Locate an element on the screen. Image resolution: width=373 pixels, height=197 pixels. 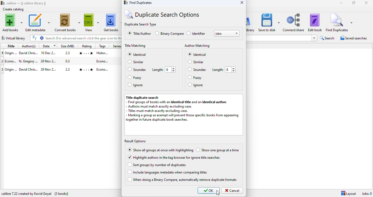
soundex is located at coordinates (137, 69).